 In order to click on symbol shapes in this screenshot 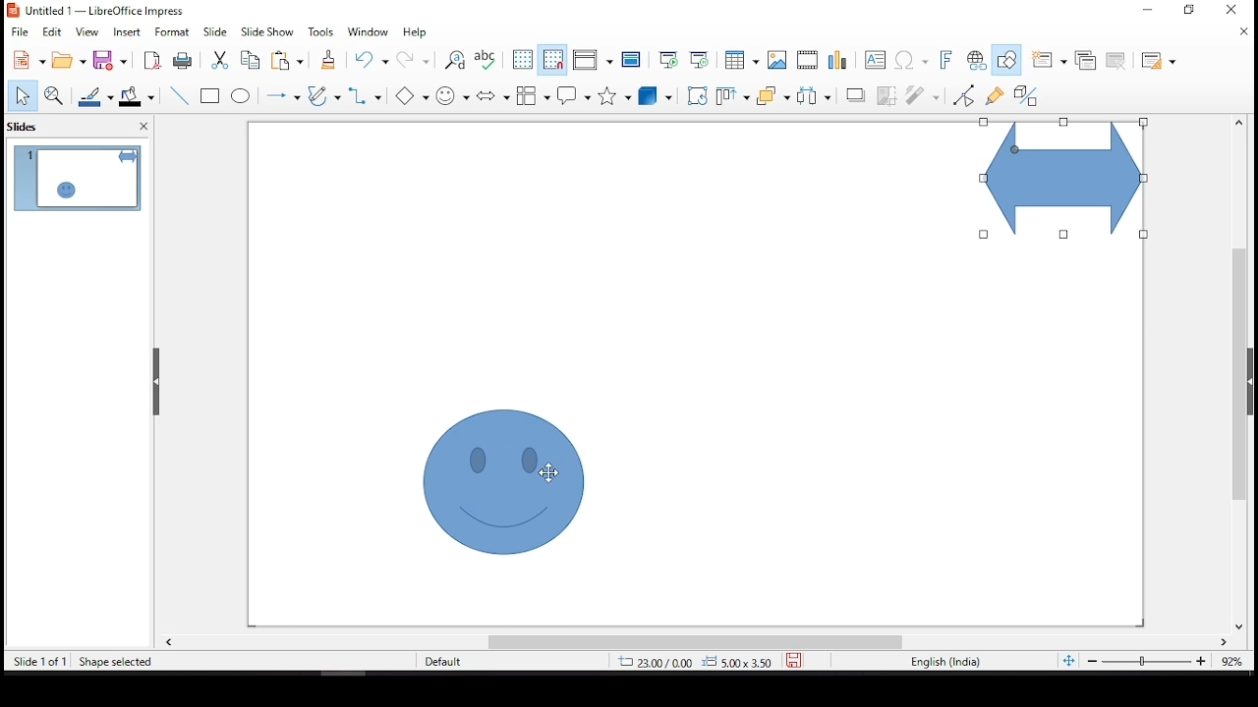, I will do `click(455, 94)`.